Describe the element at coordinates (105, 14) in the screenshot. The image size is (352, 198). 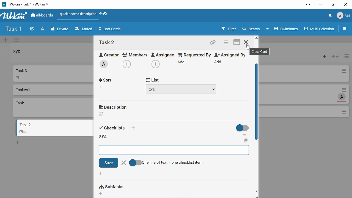
I see `Show desktop drag handlws` at that location.